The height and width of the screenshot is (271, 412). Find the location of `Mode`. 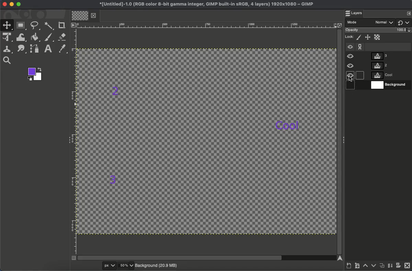

Mode is located at coordinates (371, 23).